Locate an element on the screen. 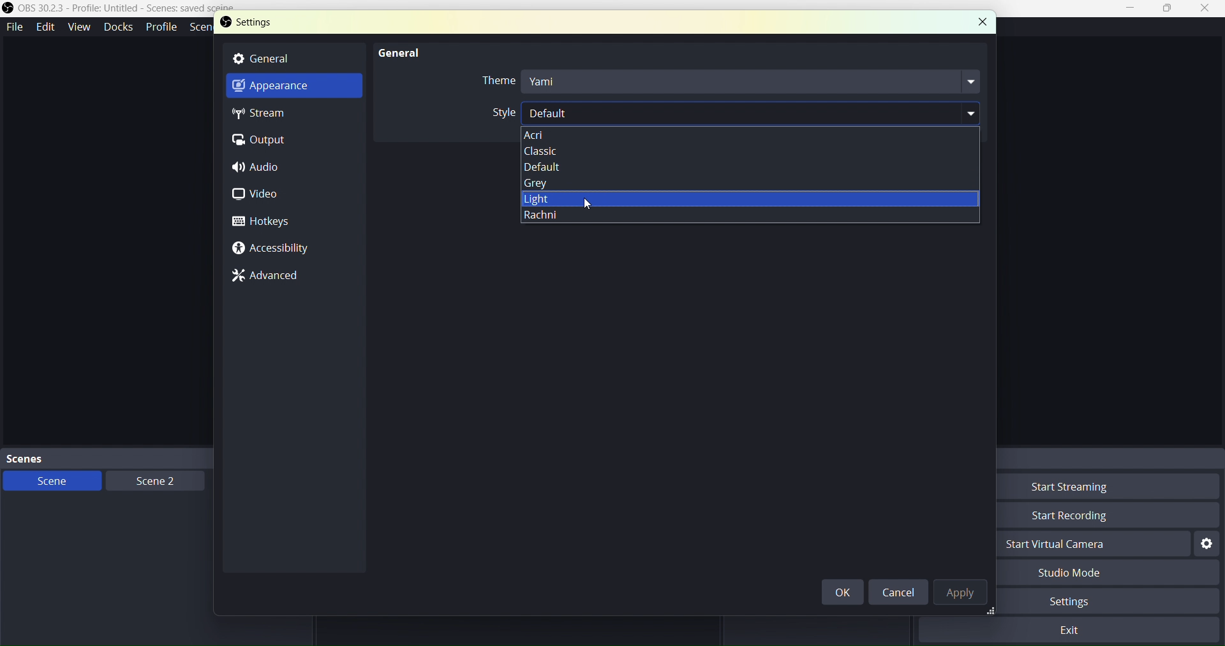 This screenshot has height=646, width=1225. Settings is located at coordinates (1088, 603).